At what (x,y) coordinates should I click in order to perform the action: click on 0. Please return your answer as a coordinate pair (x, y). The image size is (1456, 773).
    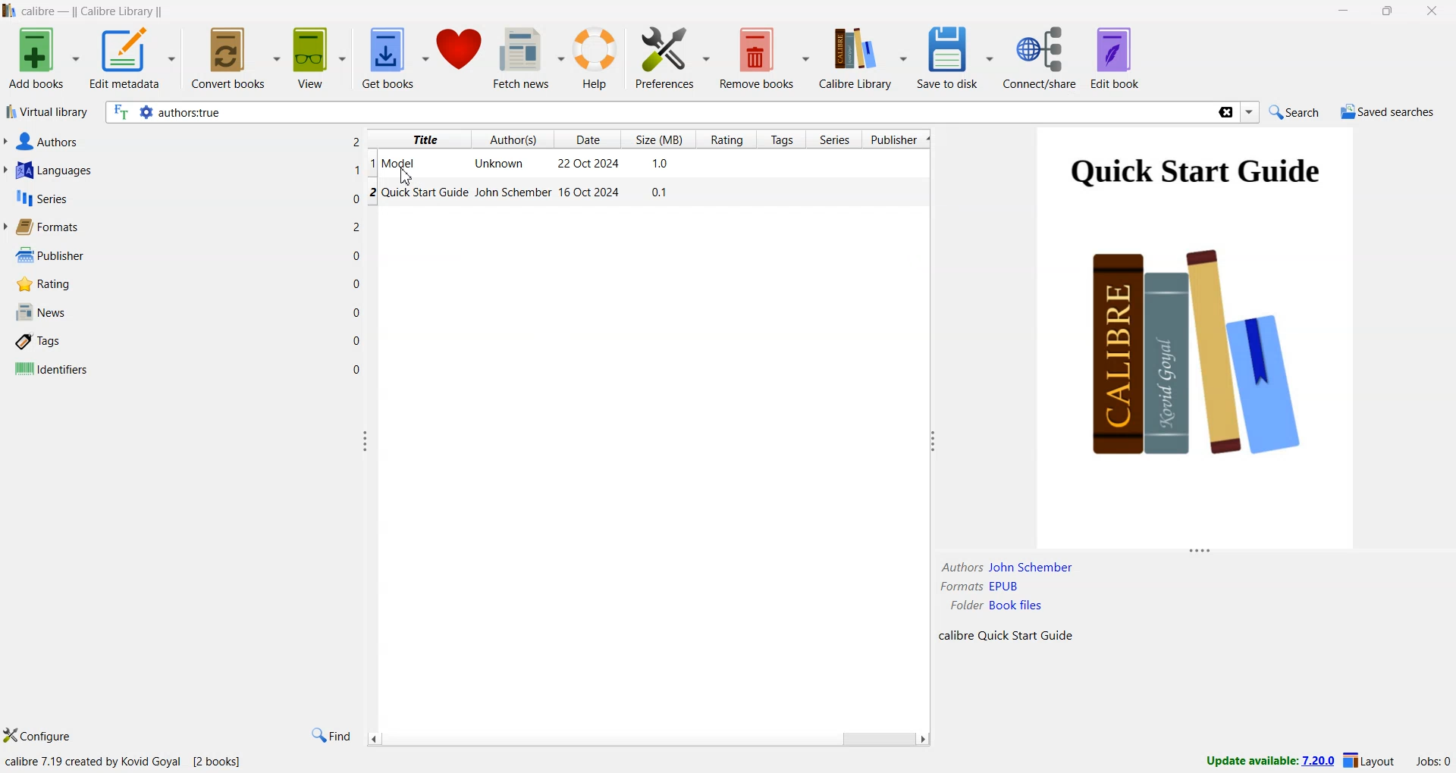
    Looking at the image, I should click on (355, 198).